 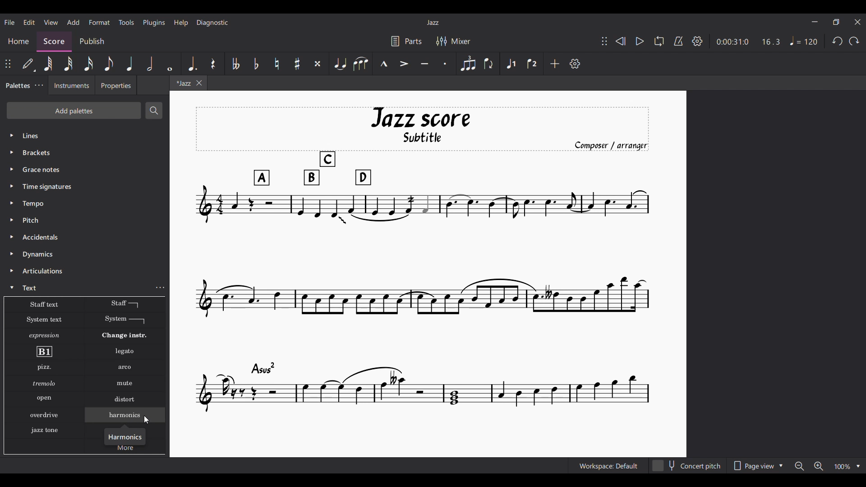 What do you see at coordinates (181, 23) in the screenshot?
I see `Help menu` at bounding box center [181, 23].